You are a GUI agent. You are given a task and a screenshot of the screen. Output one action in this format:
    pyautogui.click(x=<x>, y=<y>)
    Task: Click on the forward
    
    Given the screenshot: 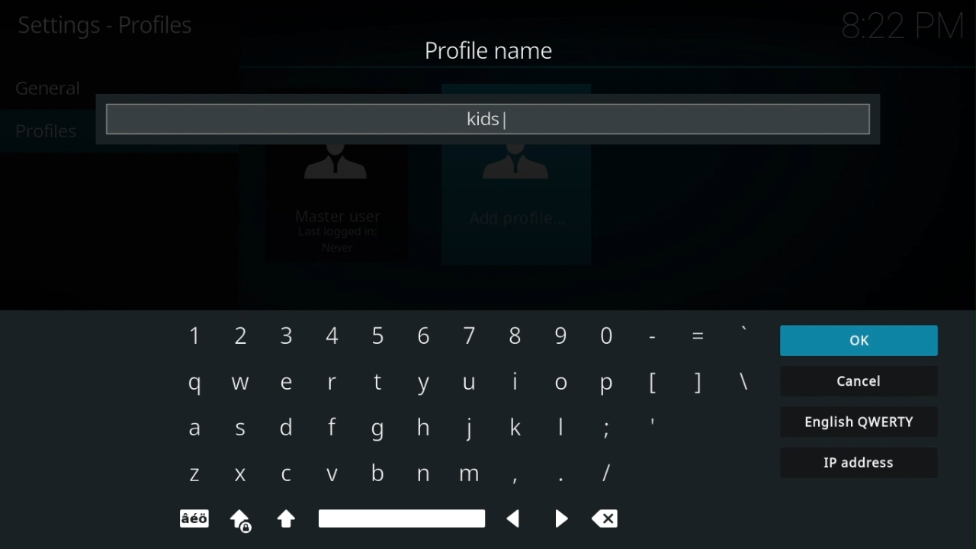 What is the action you would take?
    pyautogui.click(x=560, y=518)
    